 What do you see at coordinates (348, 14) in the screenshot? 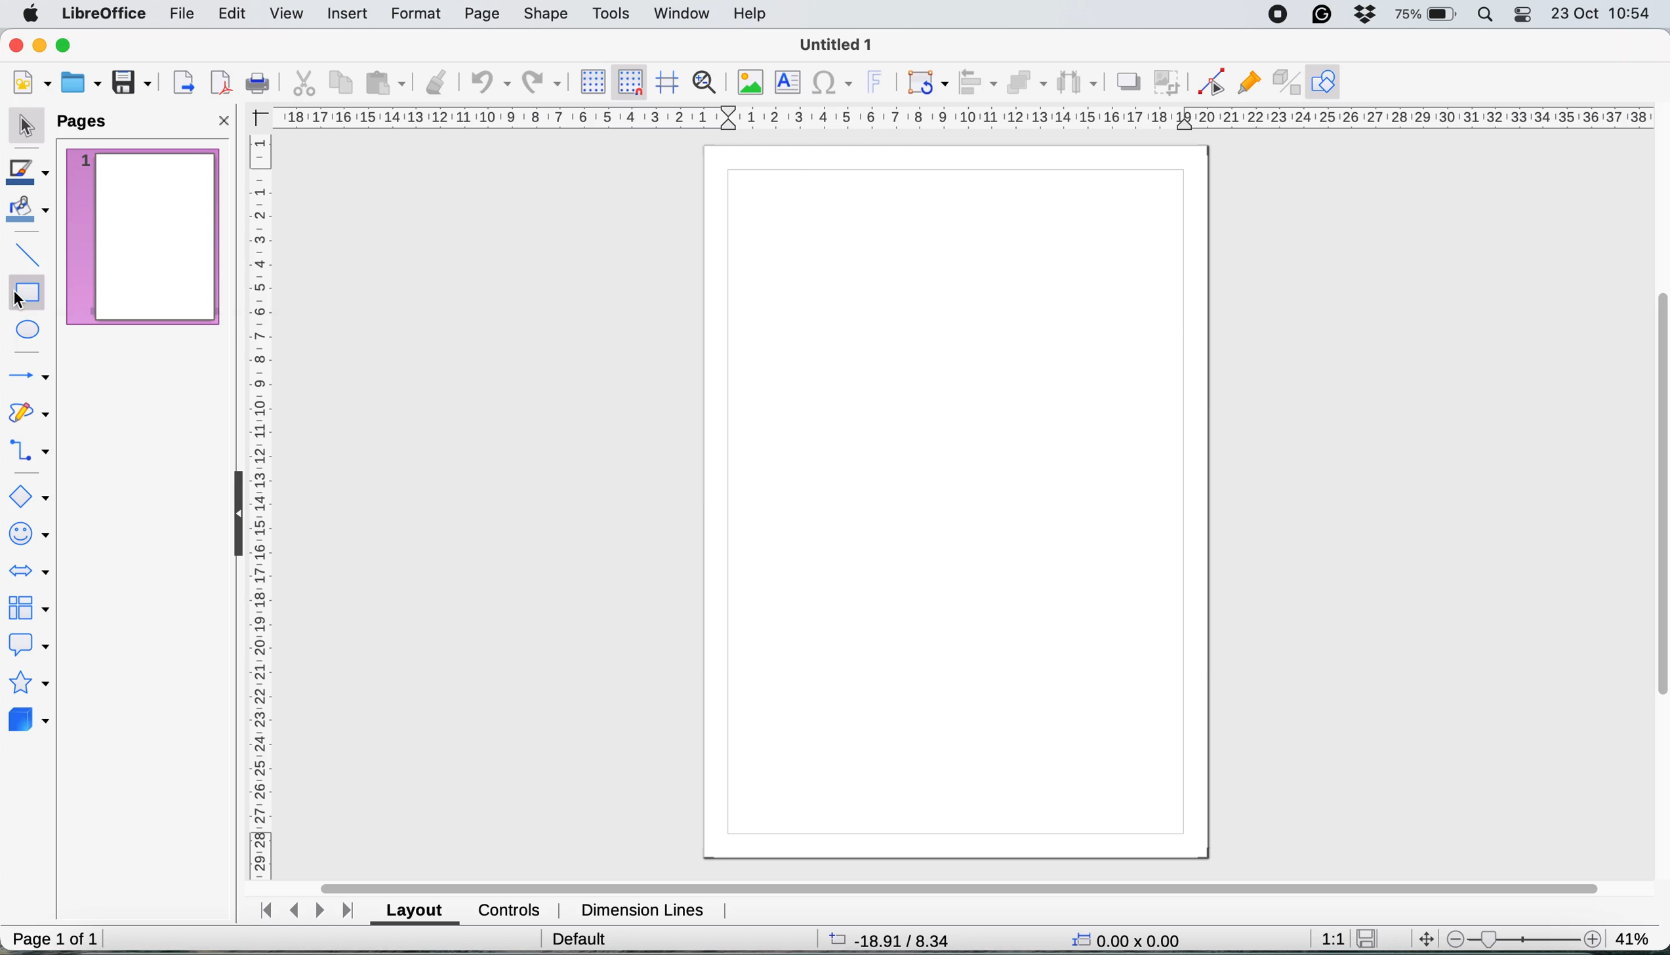
I see `insert` at bounding box center [348, 14].